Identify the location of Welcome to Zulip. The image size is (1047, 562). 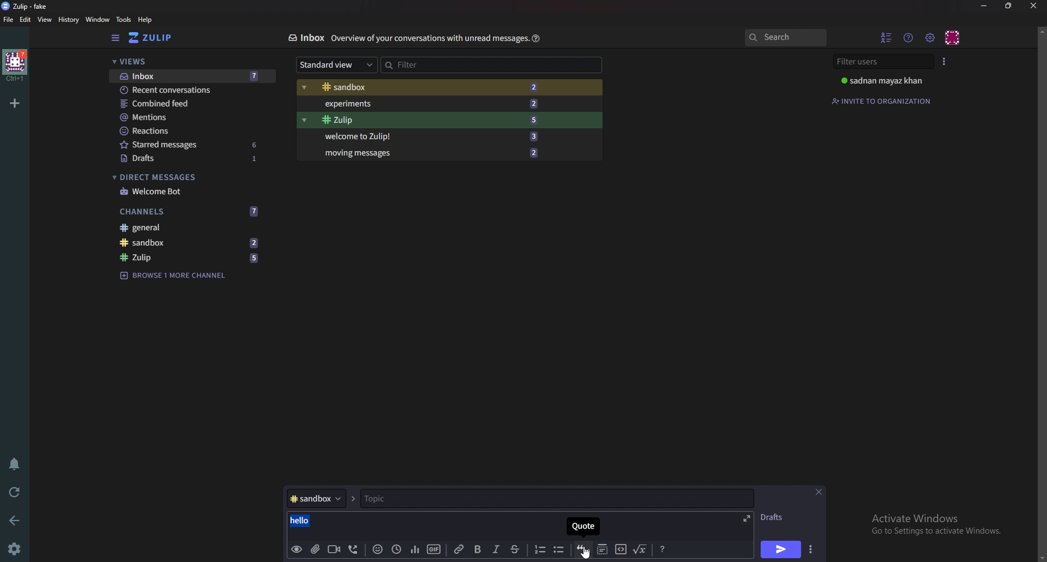
(369, 136).